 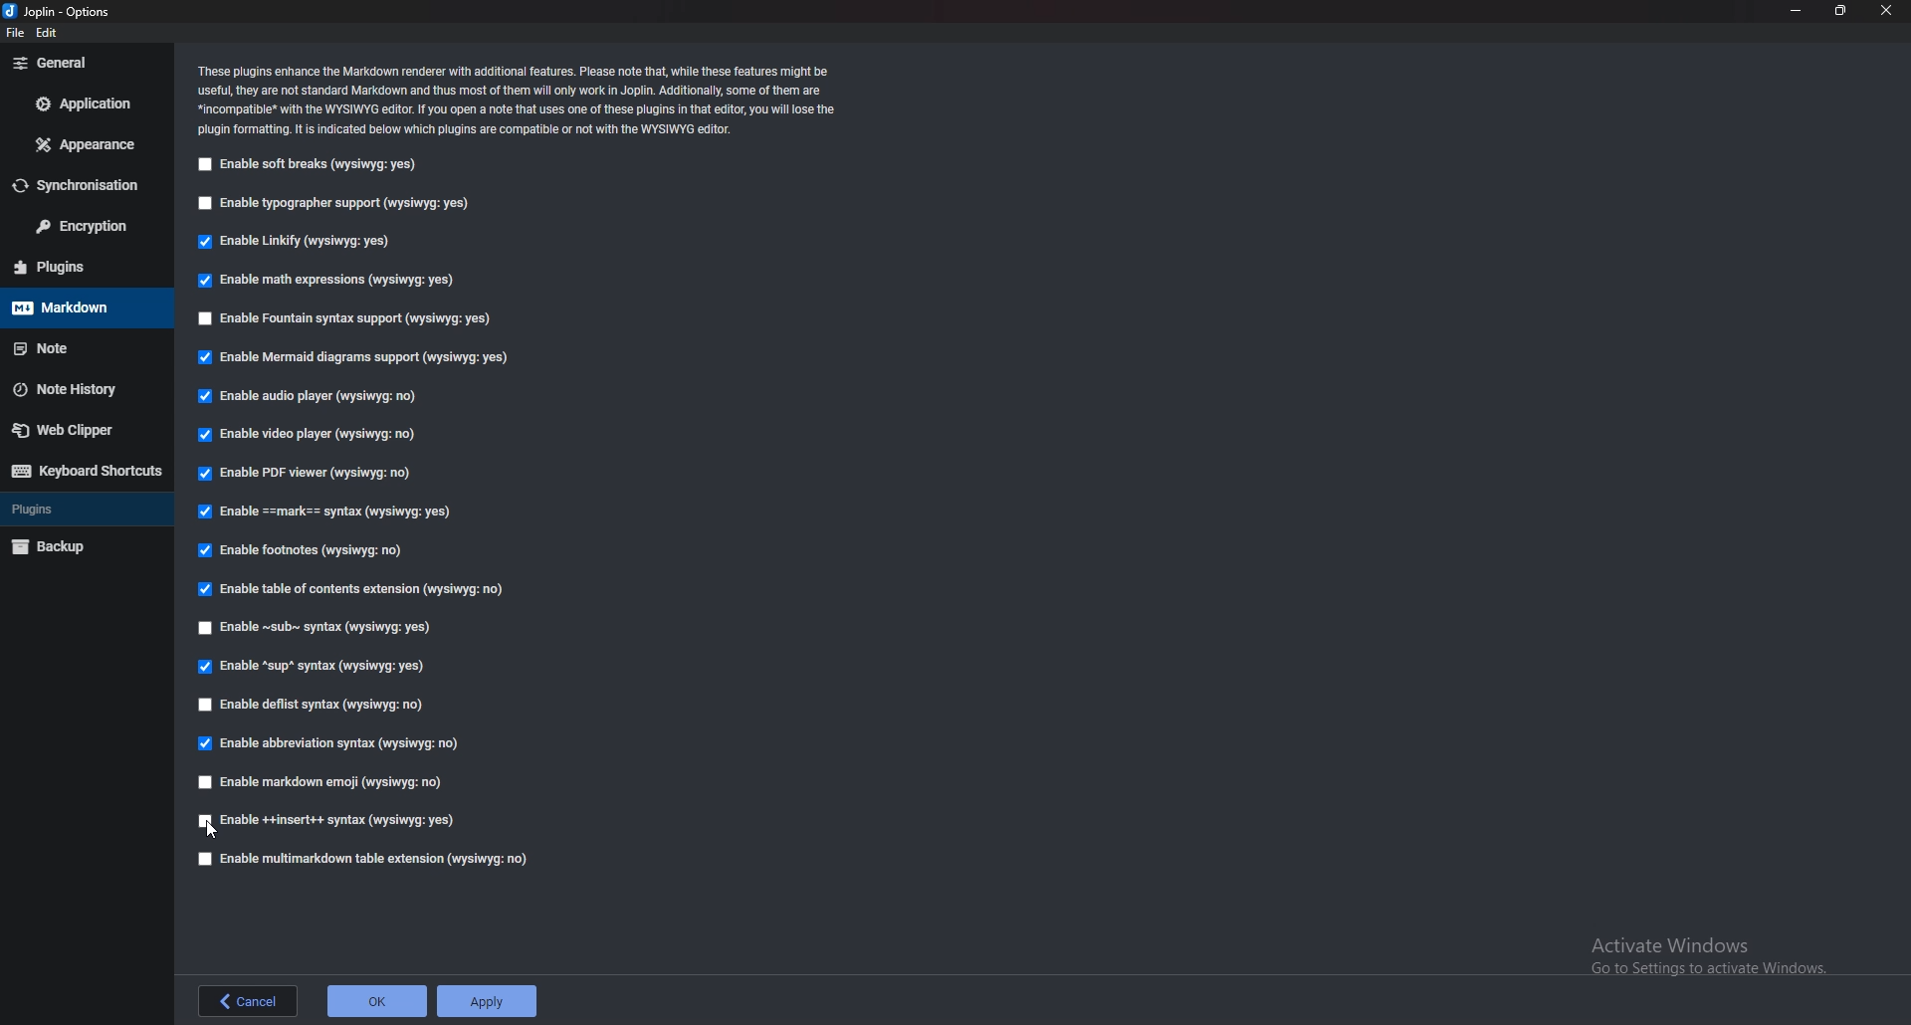 I want to click on minimize, so click(x=1794, y=9).